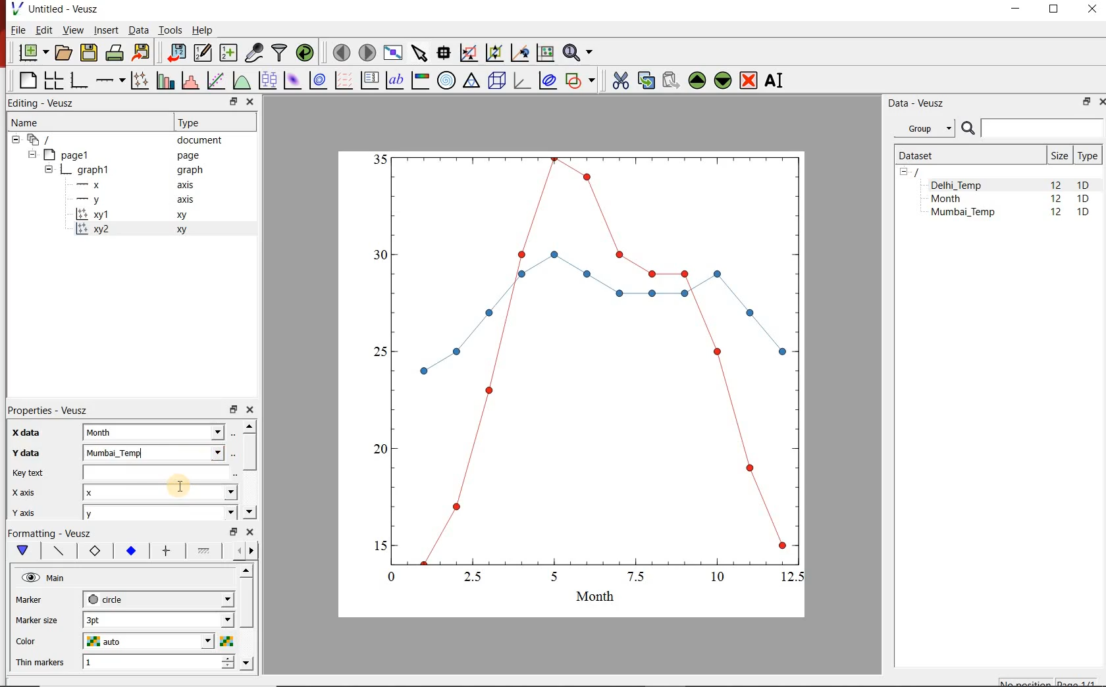 This screenshot has height=687, width=1106. I want to click on 1D, so click(1084, 185).